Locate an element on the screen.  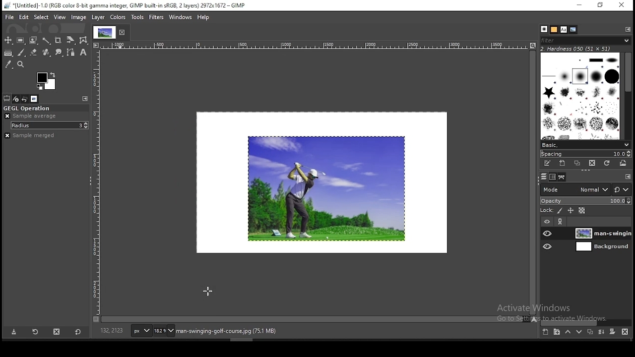
brushes is located at coordinates (543, 29).